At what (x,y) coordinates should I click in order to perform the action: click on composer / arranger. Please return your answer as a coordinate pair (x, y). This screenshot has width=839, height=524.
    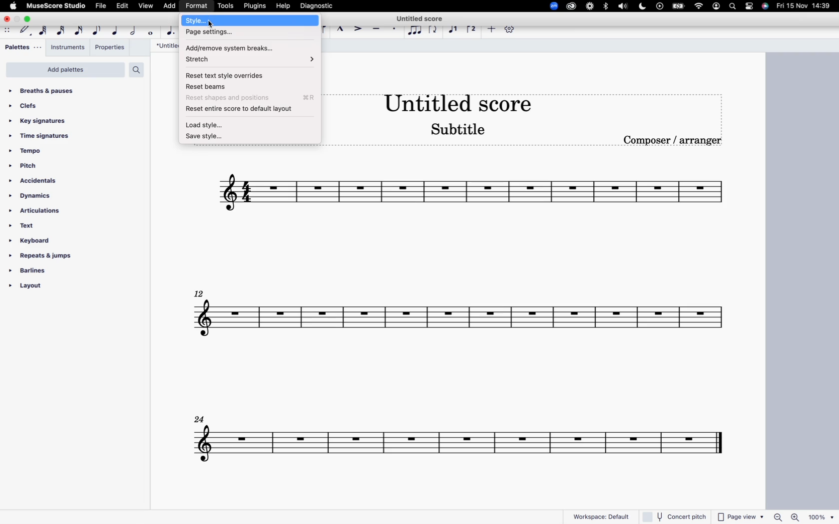
    Looking at the image, I should click on (676, 141).